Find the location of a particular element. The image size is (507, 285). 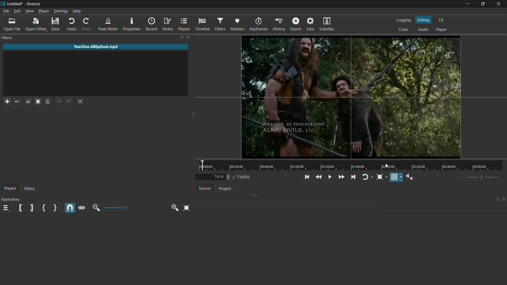

undo is located at coordinates (72, 24).